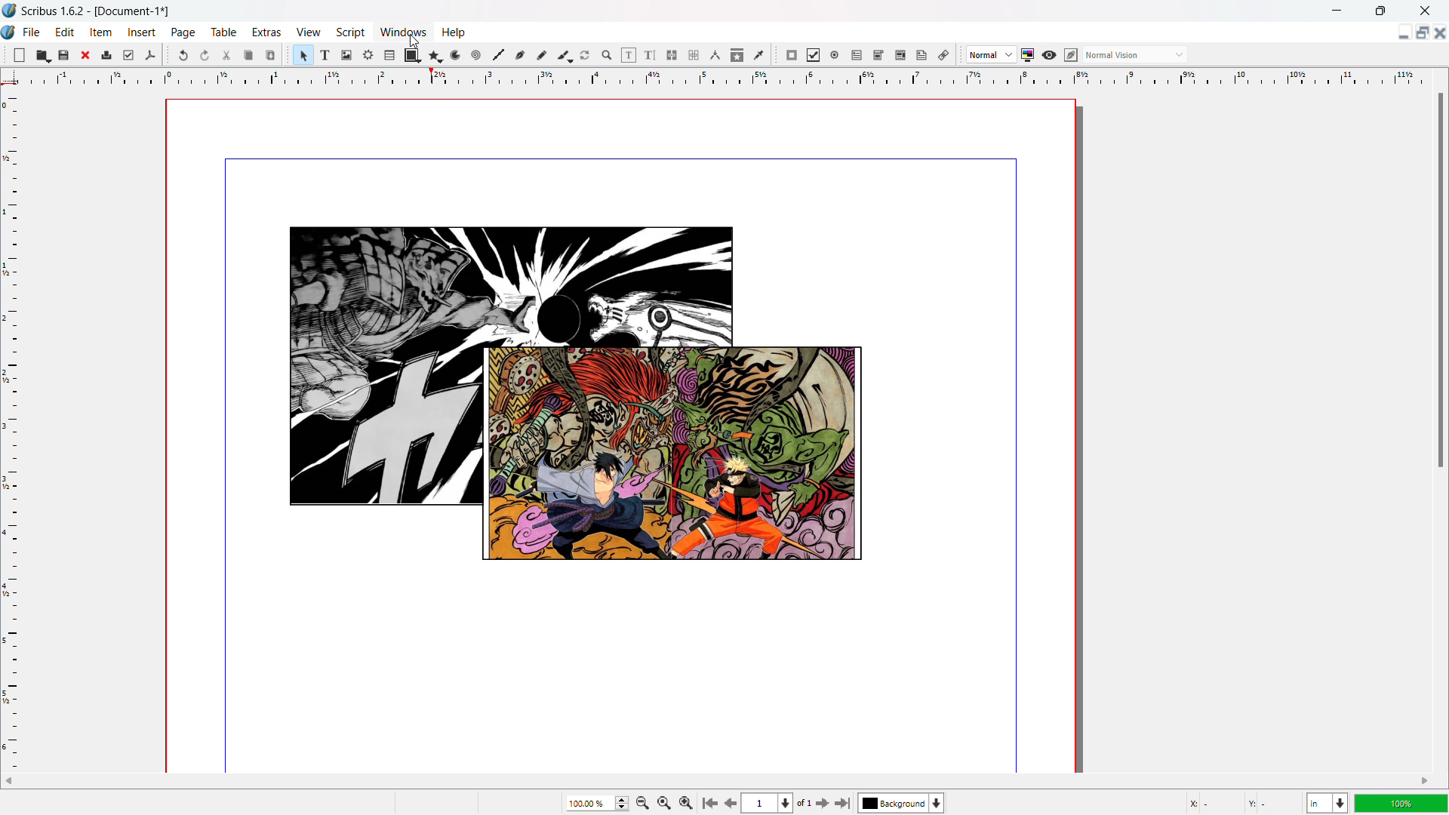 The width and height of the screenshot is (1449, 815). What do you see at coordinates (715, 55) in the screenshot?
I see `measurements` at bounding box center [715, 55].